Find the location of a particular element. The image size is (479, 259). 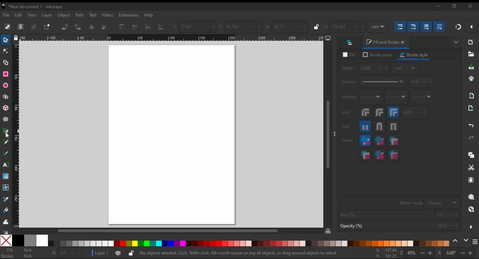

pen tool is located at coordinates (6, 132).